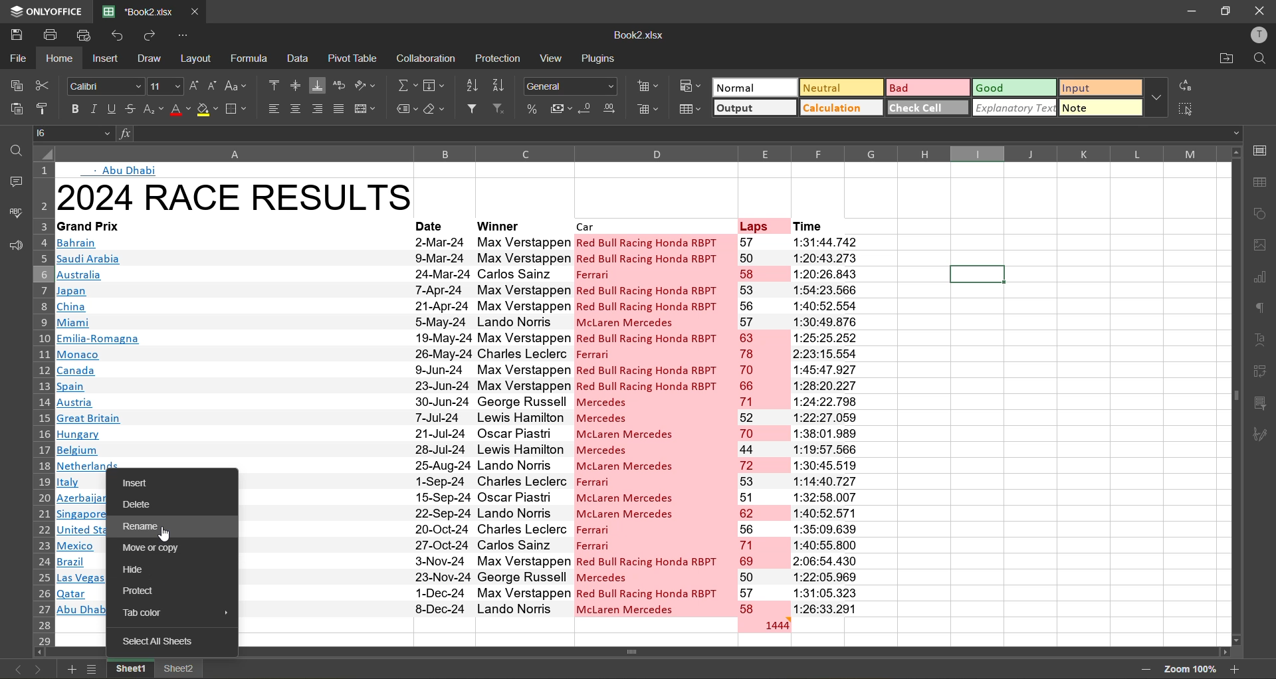  Describe the element at coordinates (207, 110) in the screenshot. I see `fill color` at that location.